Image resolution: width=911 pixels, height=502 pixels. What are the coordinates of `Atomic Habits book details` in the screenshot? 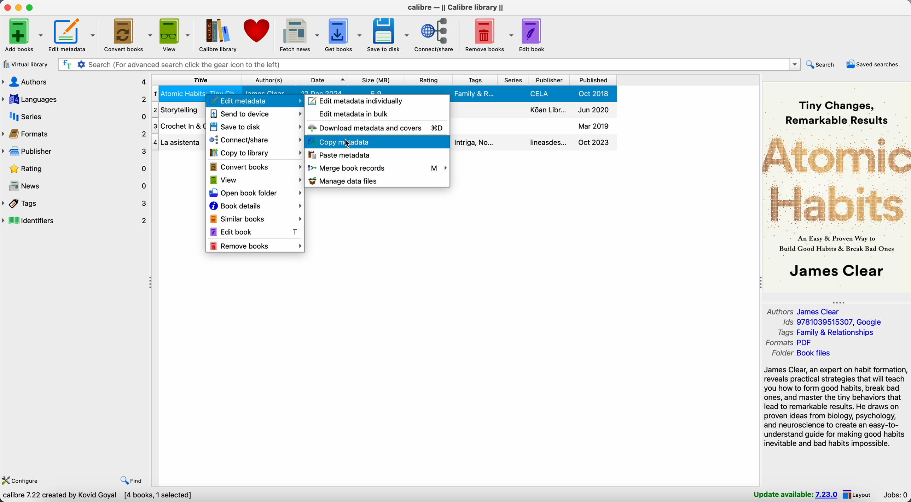 It's located at (382, 90).